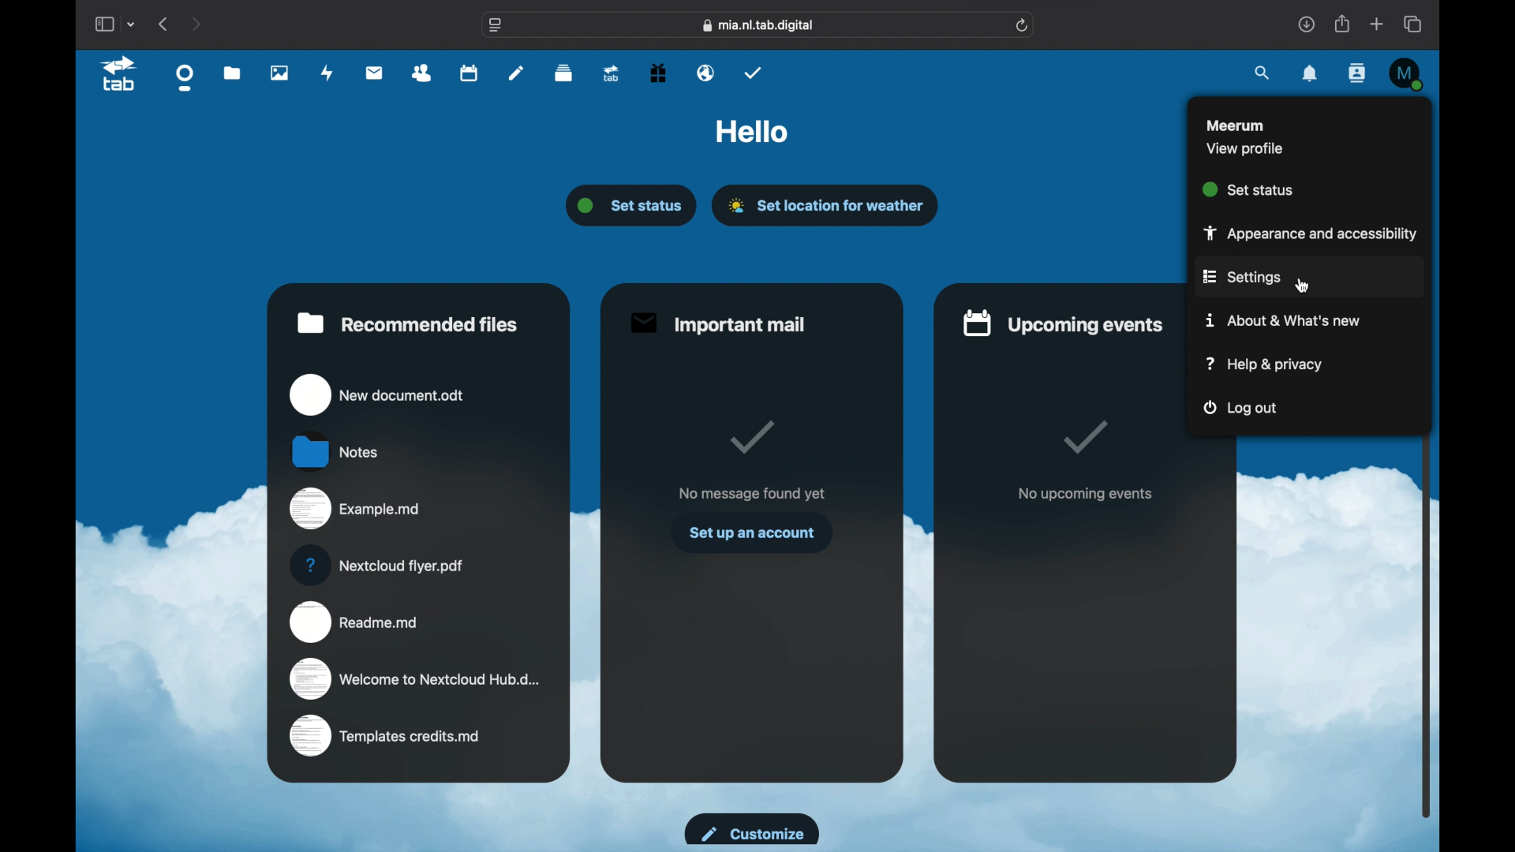 This screenshot has width=1515, height=852. What do you see at coordinates (754, 130) in the screenshot?
I see `hello` at bounding box center [754, 130].